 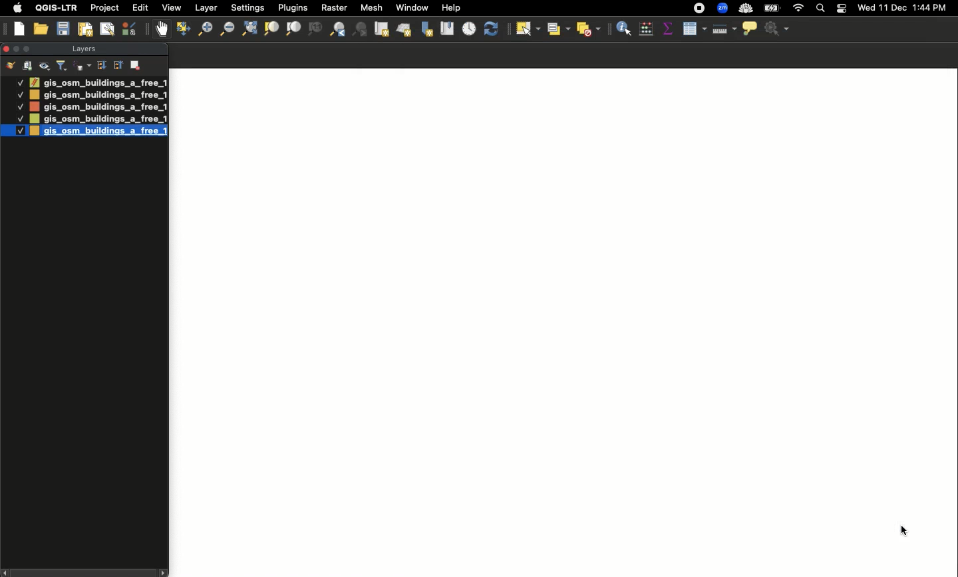 I want to click on Manage map themes, so click(x=45, y=66).